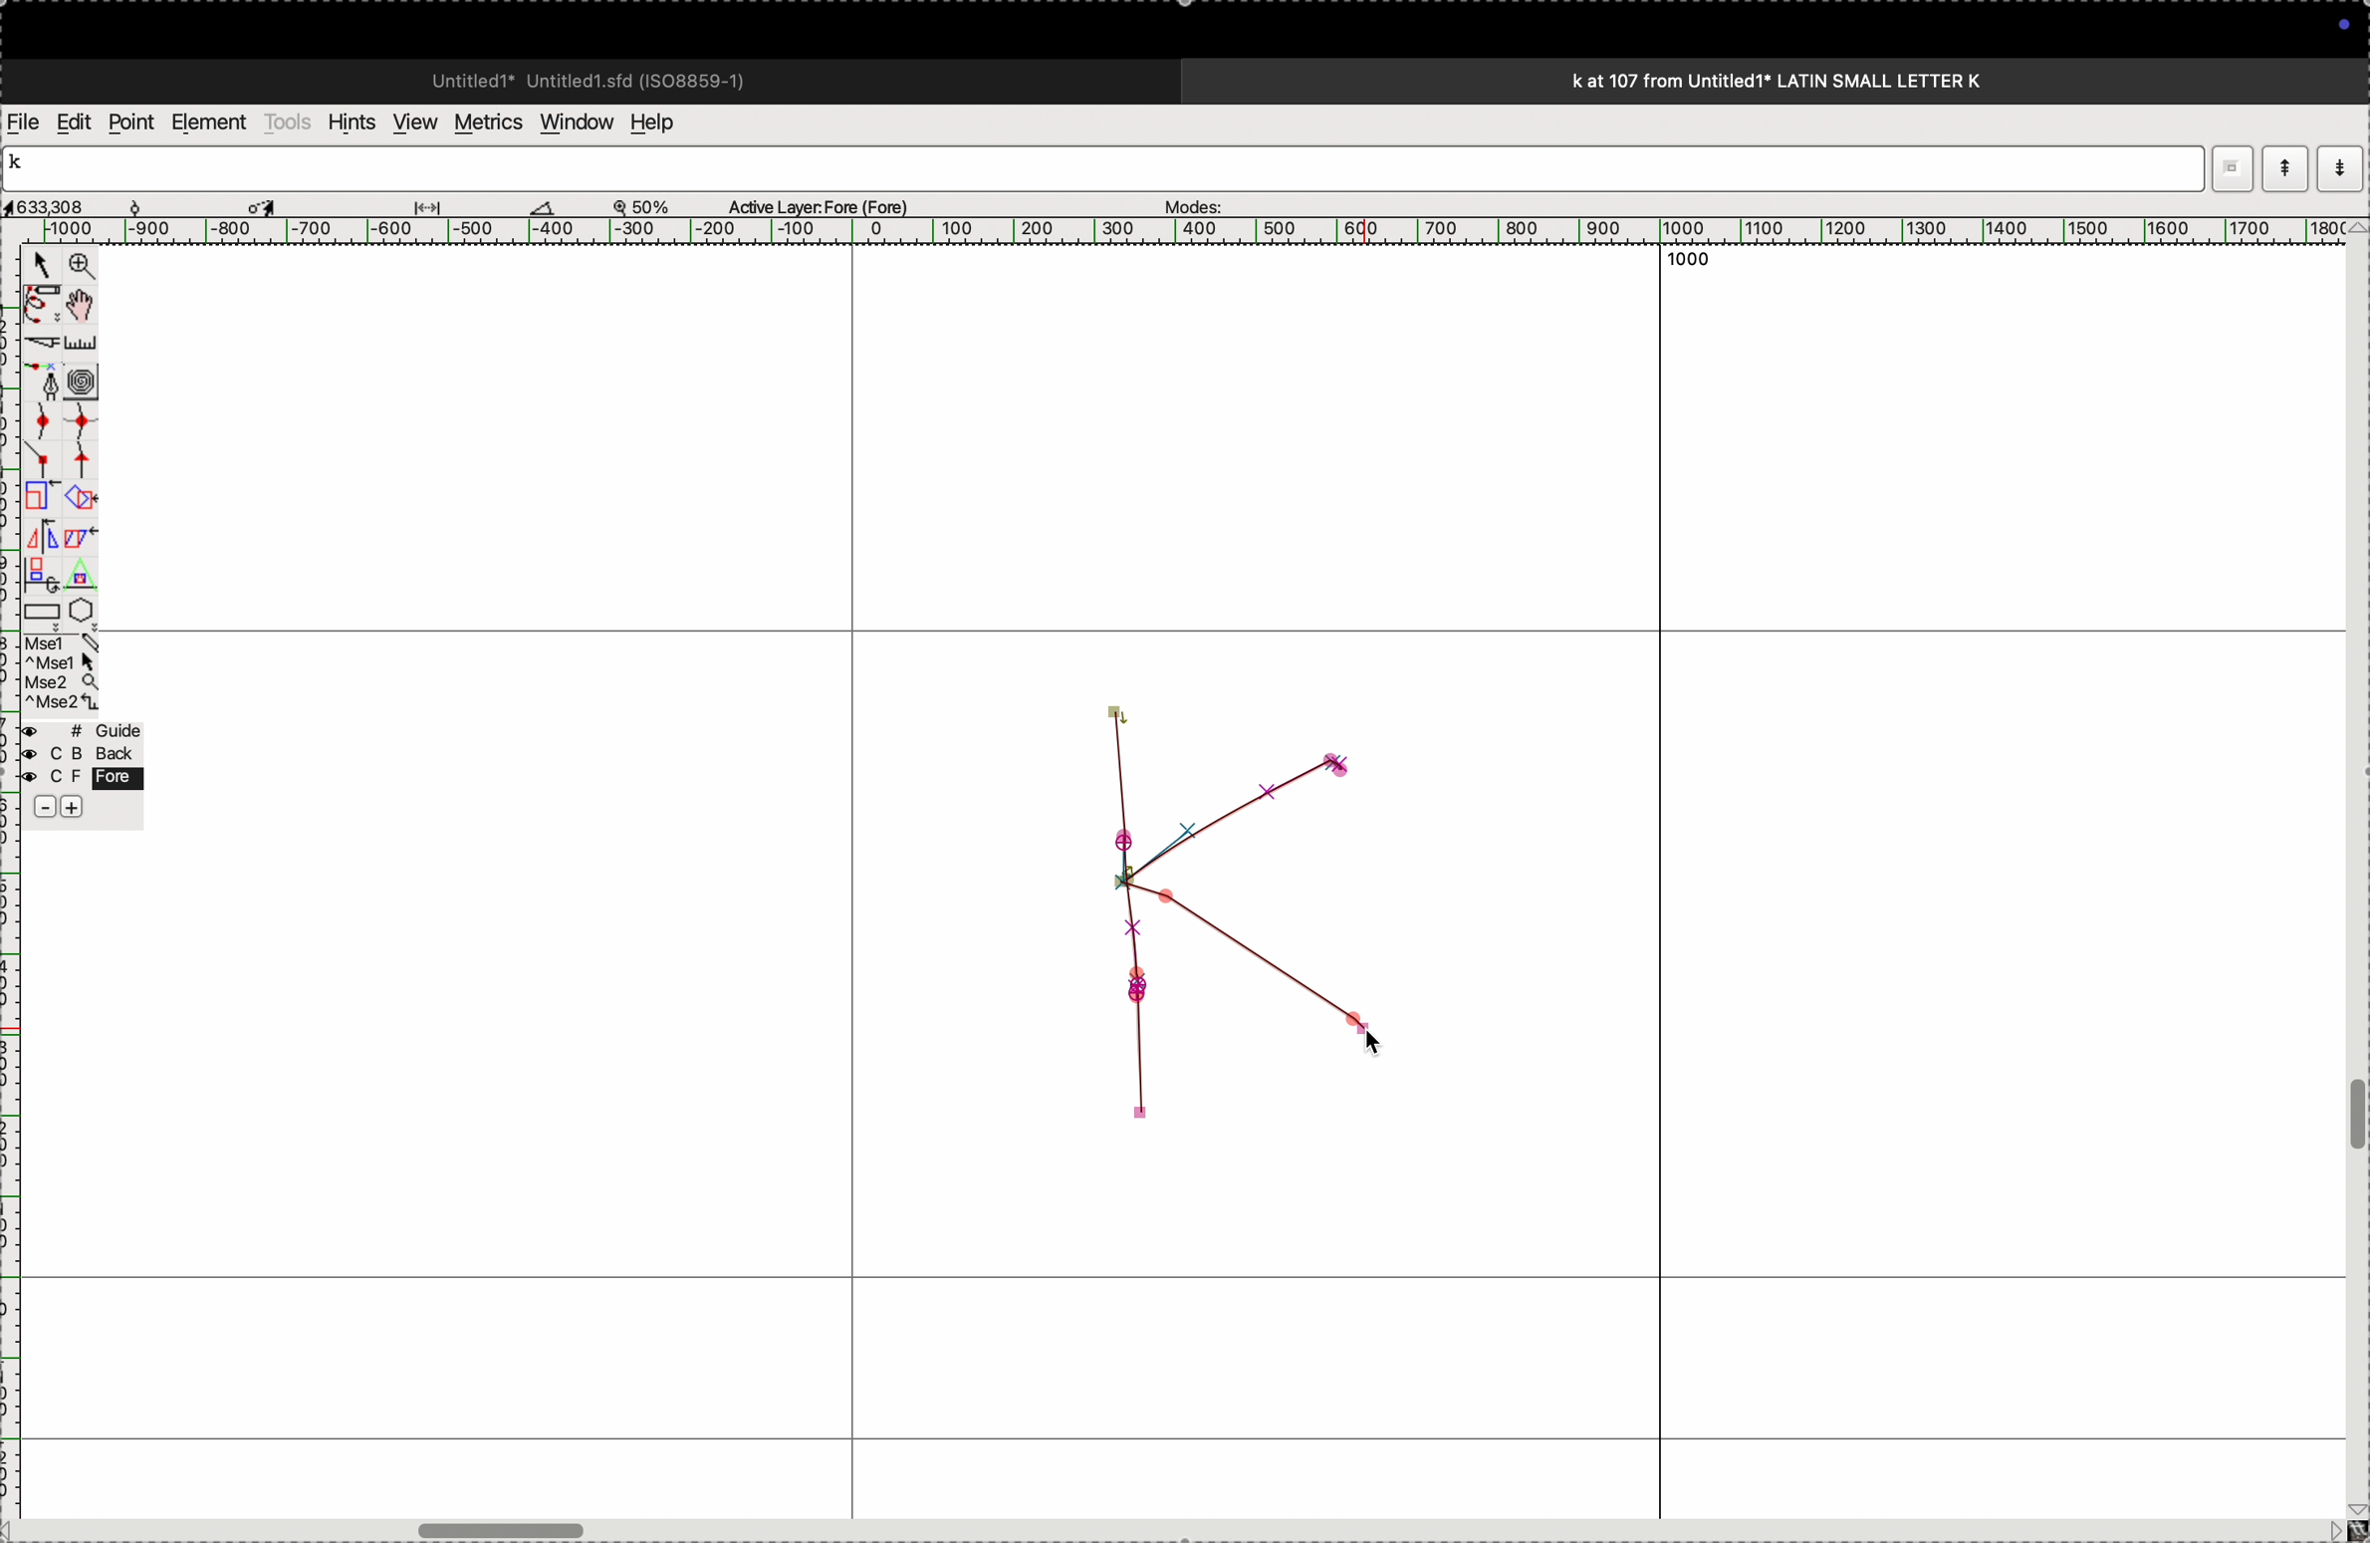 This screenshot has height=1543, width=2370. Describe the element at coordinates (73, 121) in the screenshot. I see `edit` at that location.